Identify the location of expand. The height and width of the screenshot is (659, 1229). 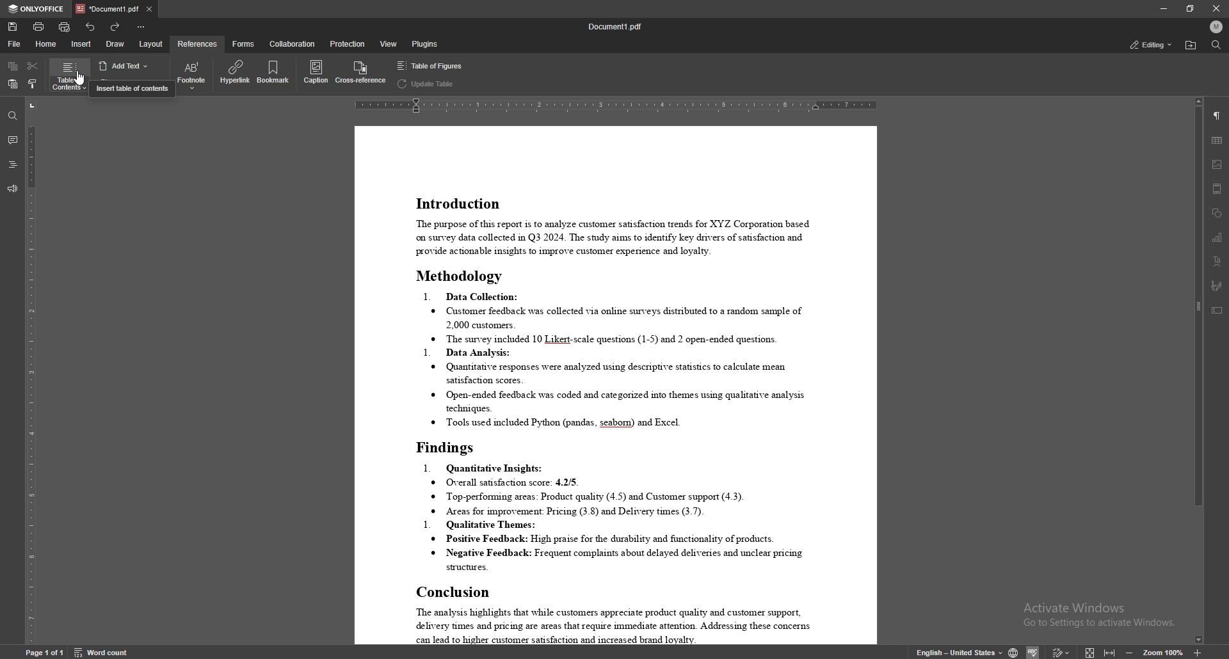
(1103, 651).